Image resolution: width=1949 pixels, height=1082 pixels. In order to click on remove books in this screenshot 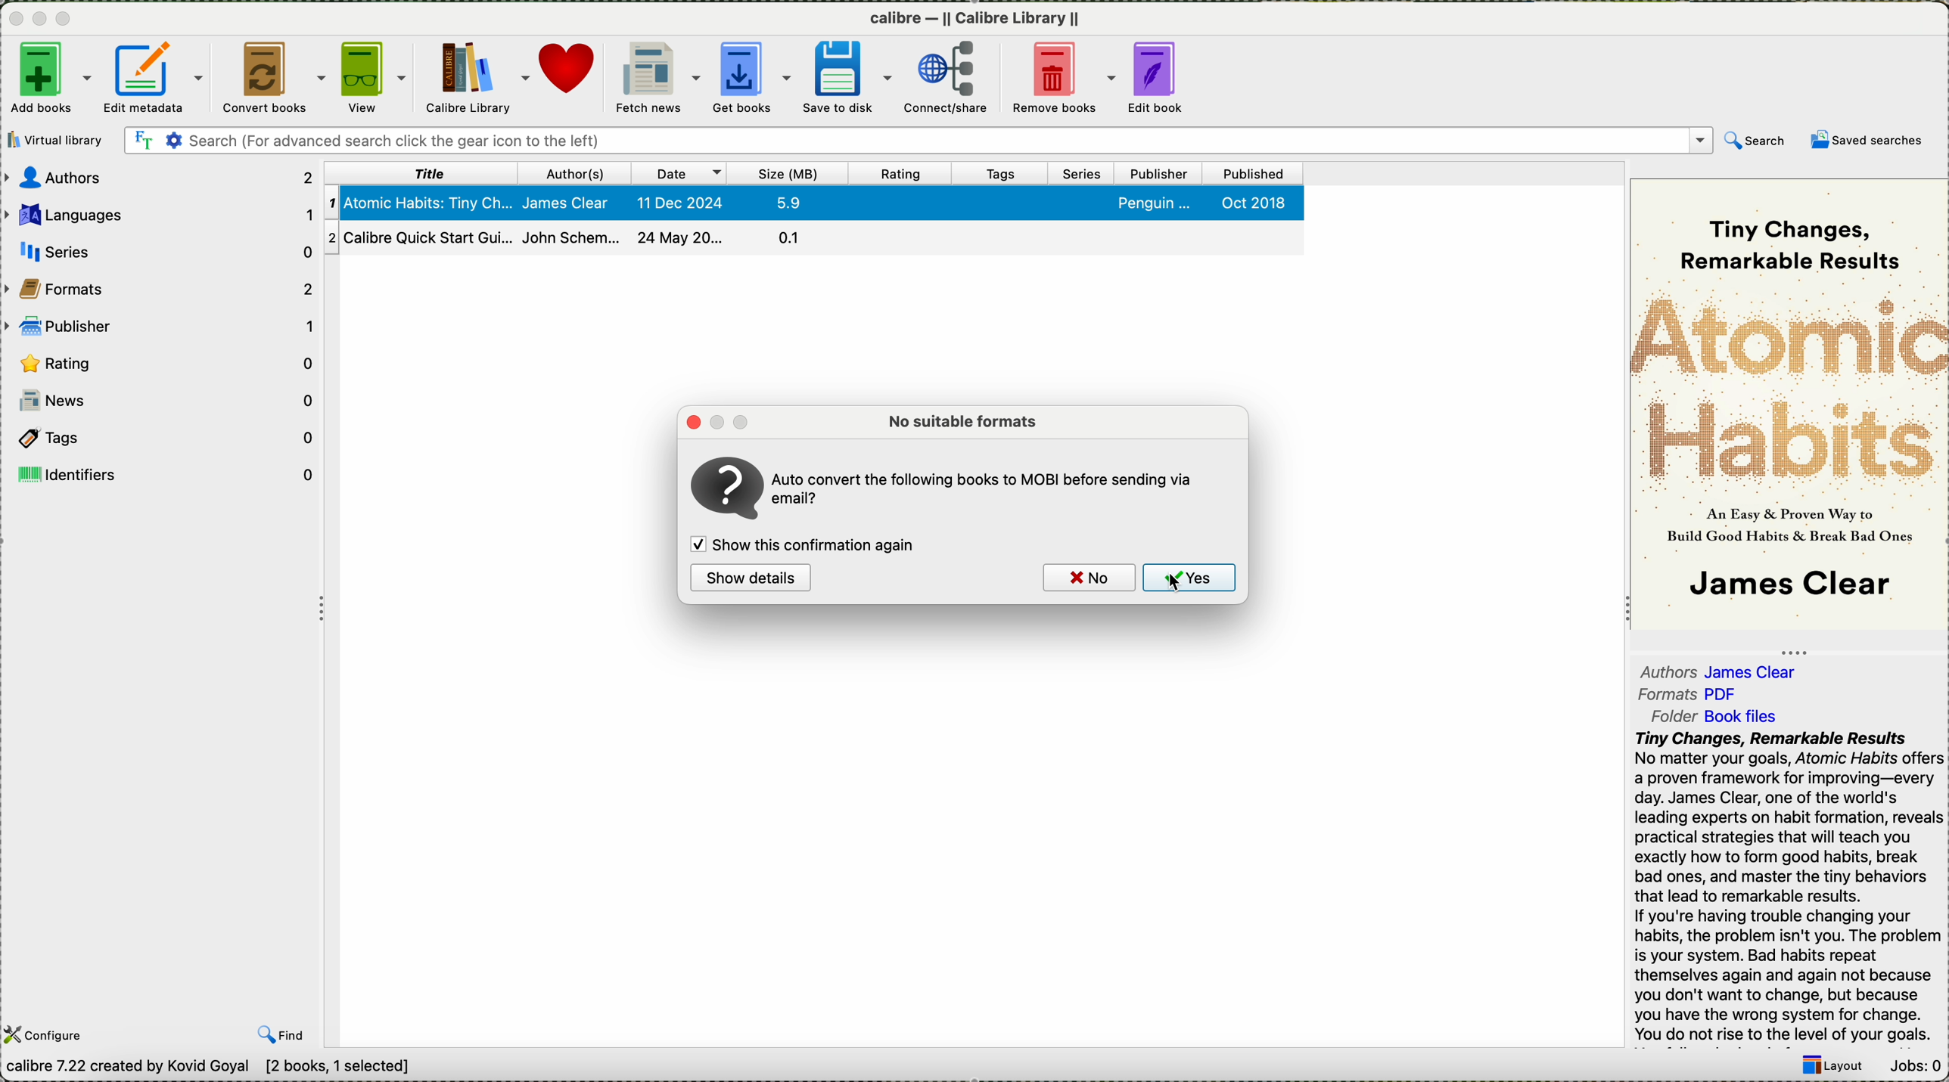, I will do `click(1063, 79)`.